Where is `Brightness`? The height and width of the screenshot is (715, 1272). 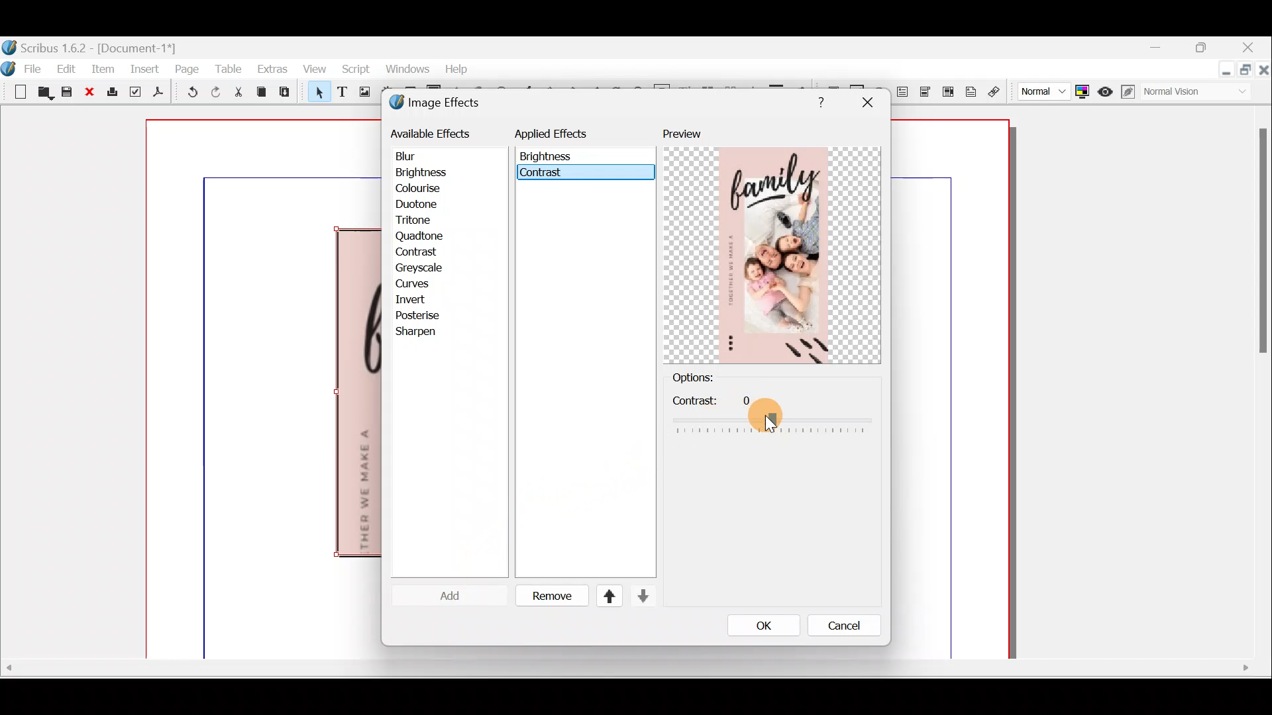 Brightness is located at coordinates (439, 172).